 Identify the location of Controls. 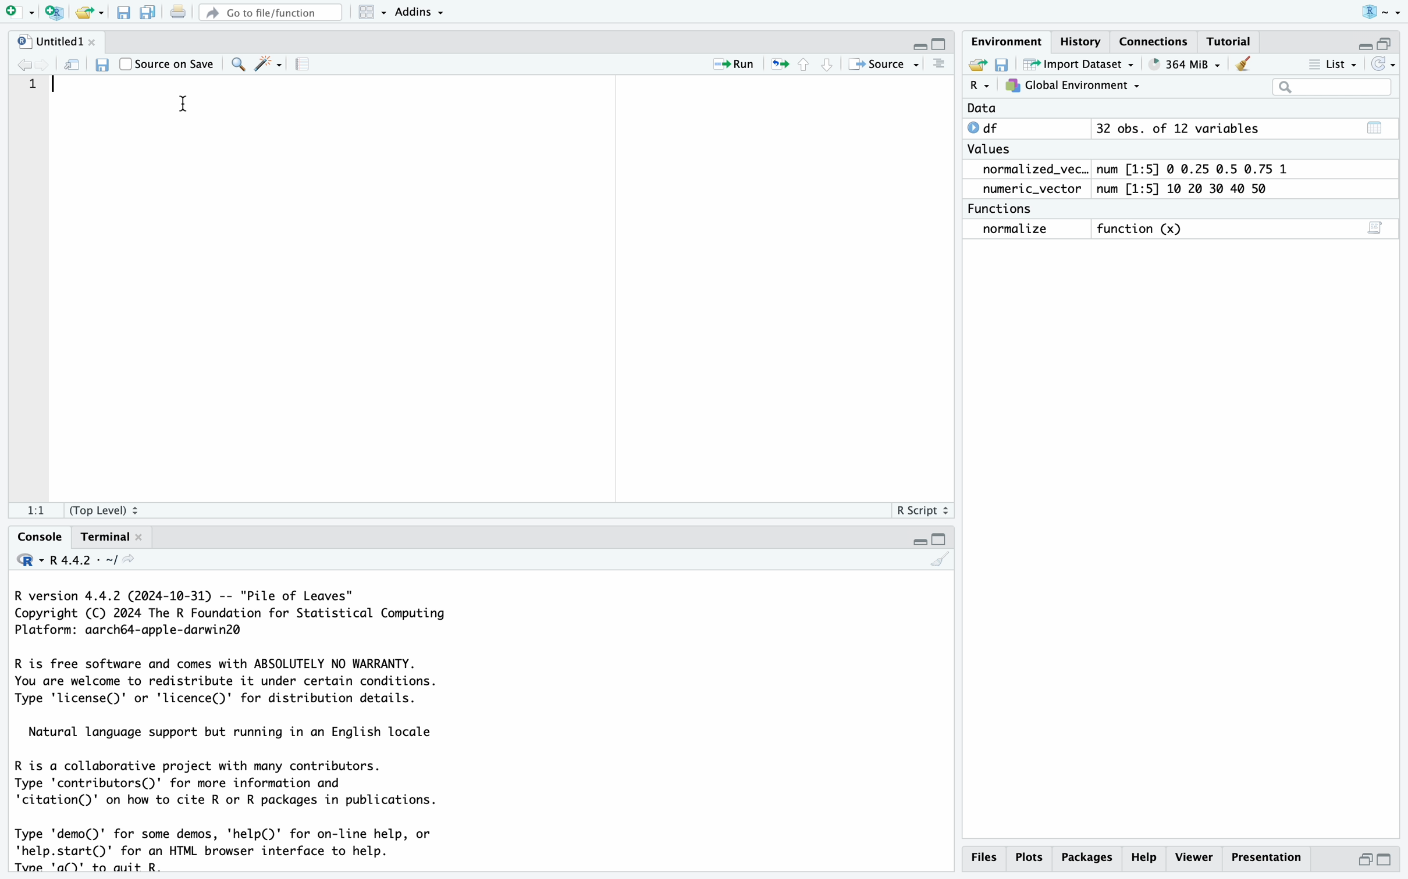
(803, 63).